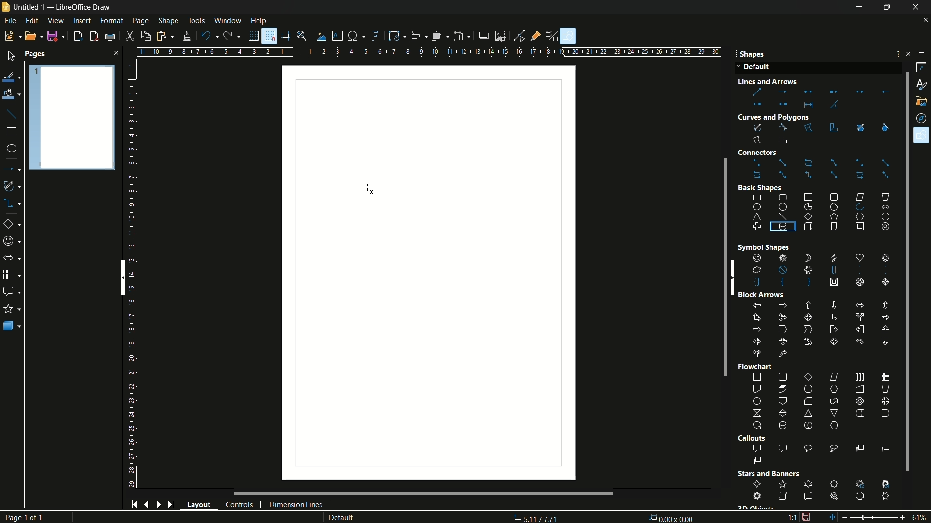 This screenshot has width=931, height=523. Describe the element at coordinates (11, 78) in the screenshot. I see `line color` at that location.